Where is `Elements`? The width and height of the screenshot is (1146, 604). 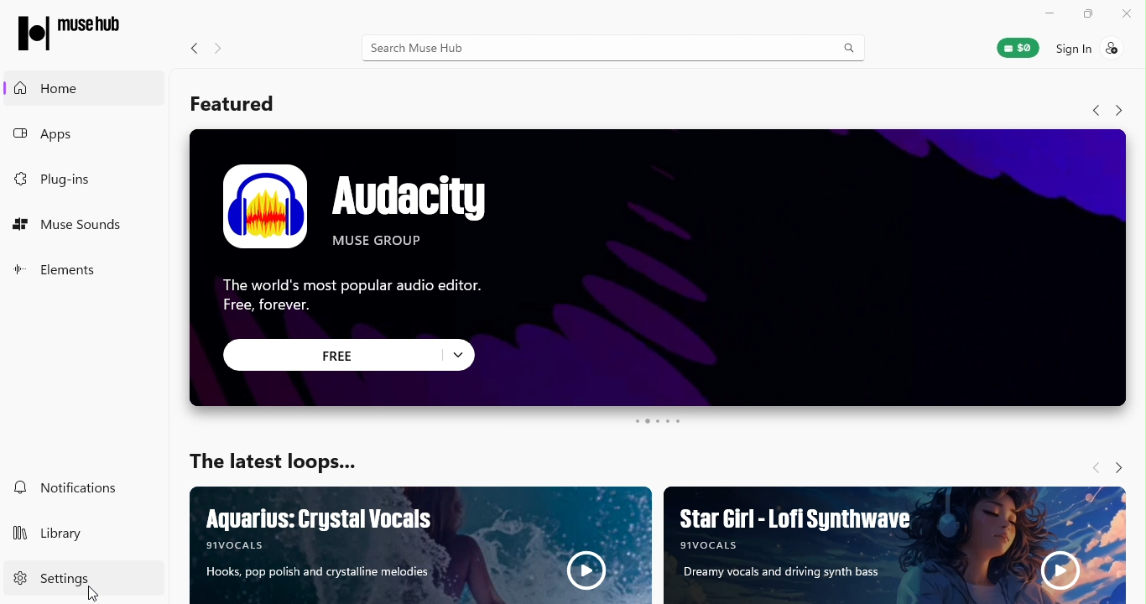
Elements is located at coordinates (58, 268).